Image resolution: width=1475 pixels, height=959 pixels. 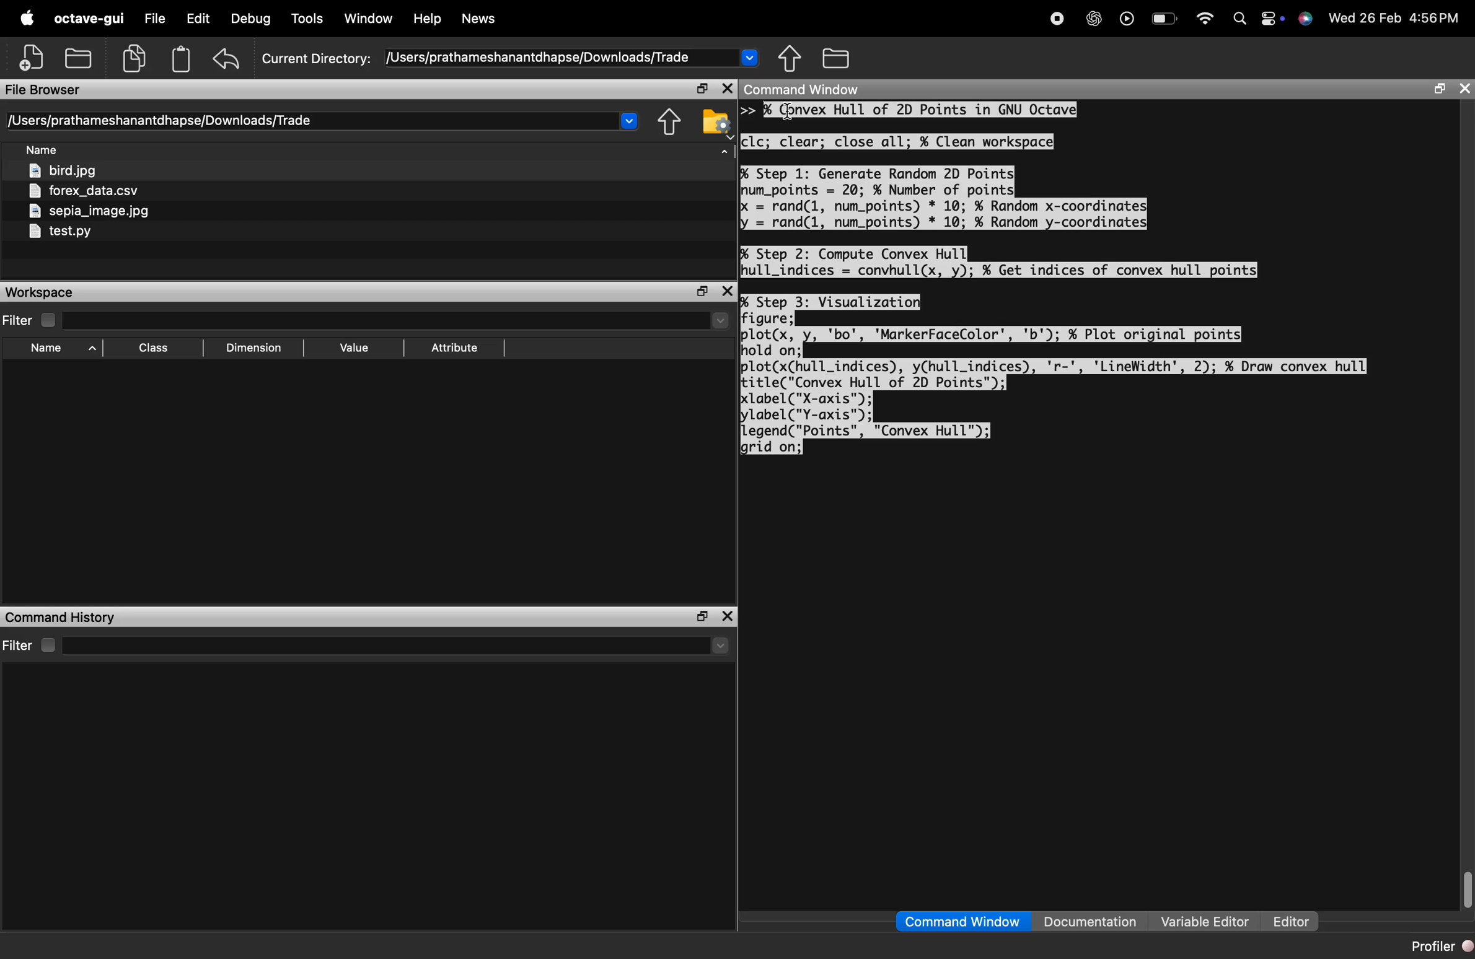 I want to click on separate the window, so click(x=703, y=617).